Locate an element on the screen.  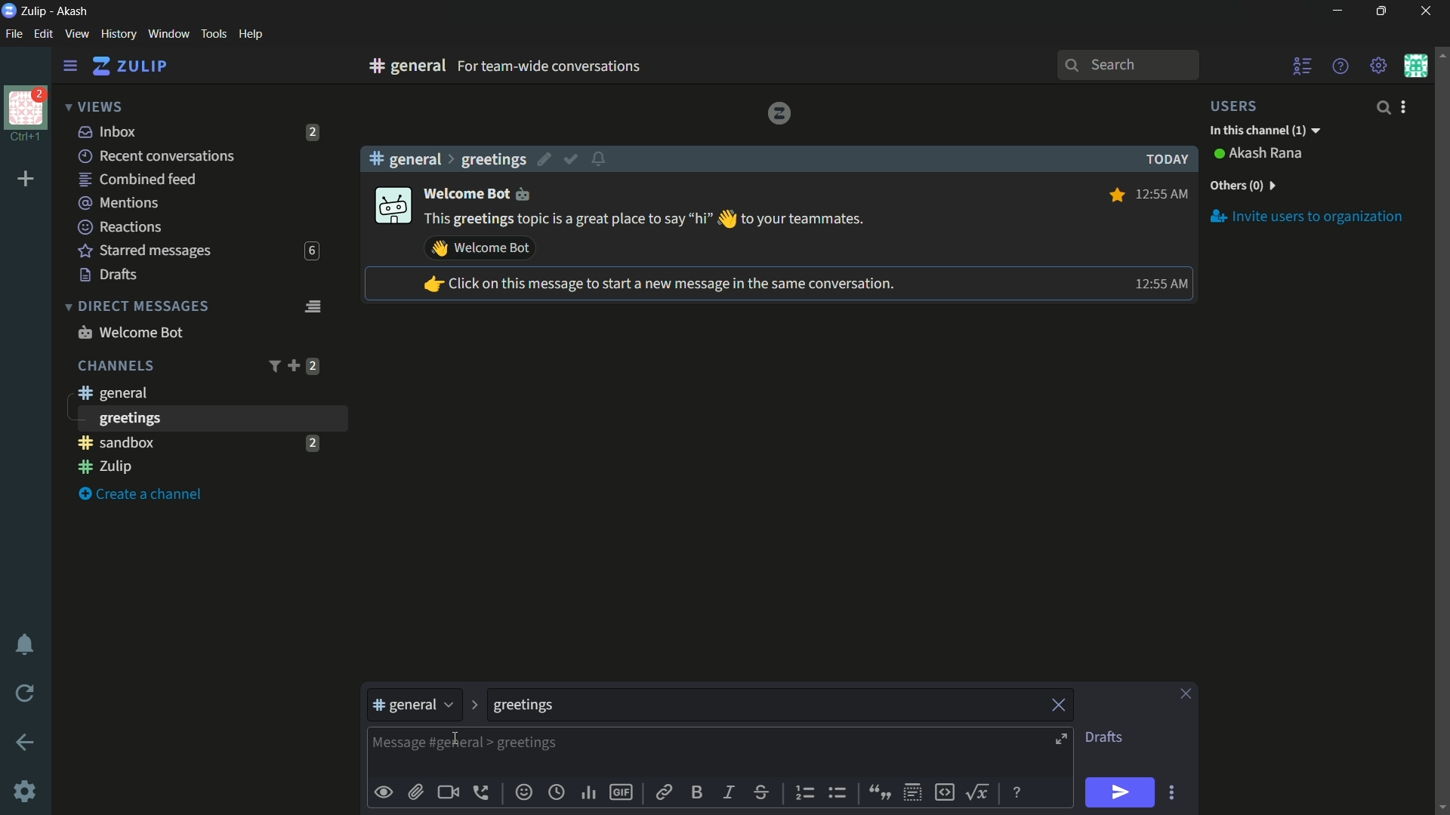
add gif is located at coordinates (620, 792).